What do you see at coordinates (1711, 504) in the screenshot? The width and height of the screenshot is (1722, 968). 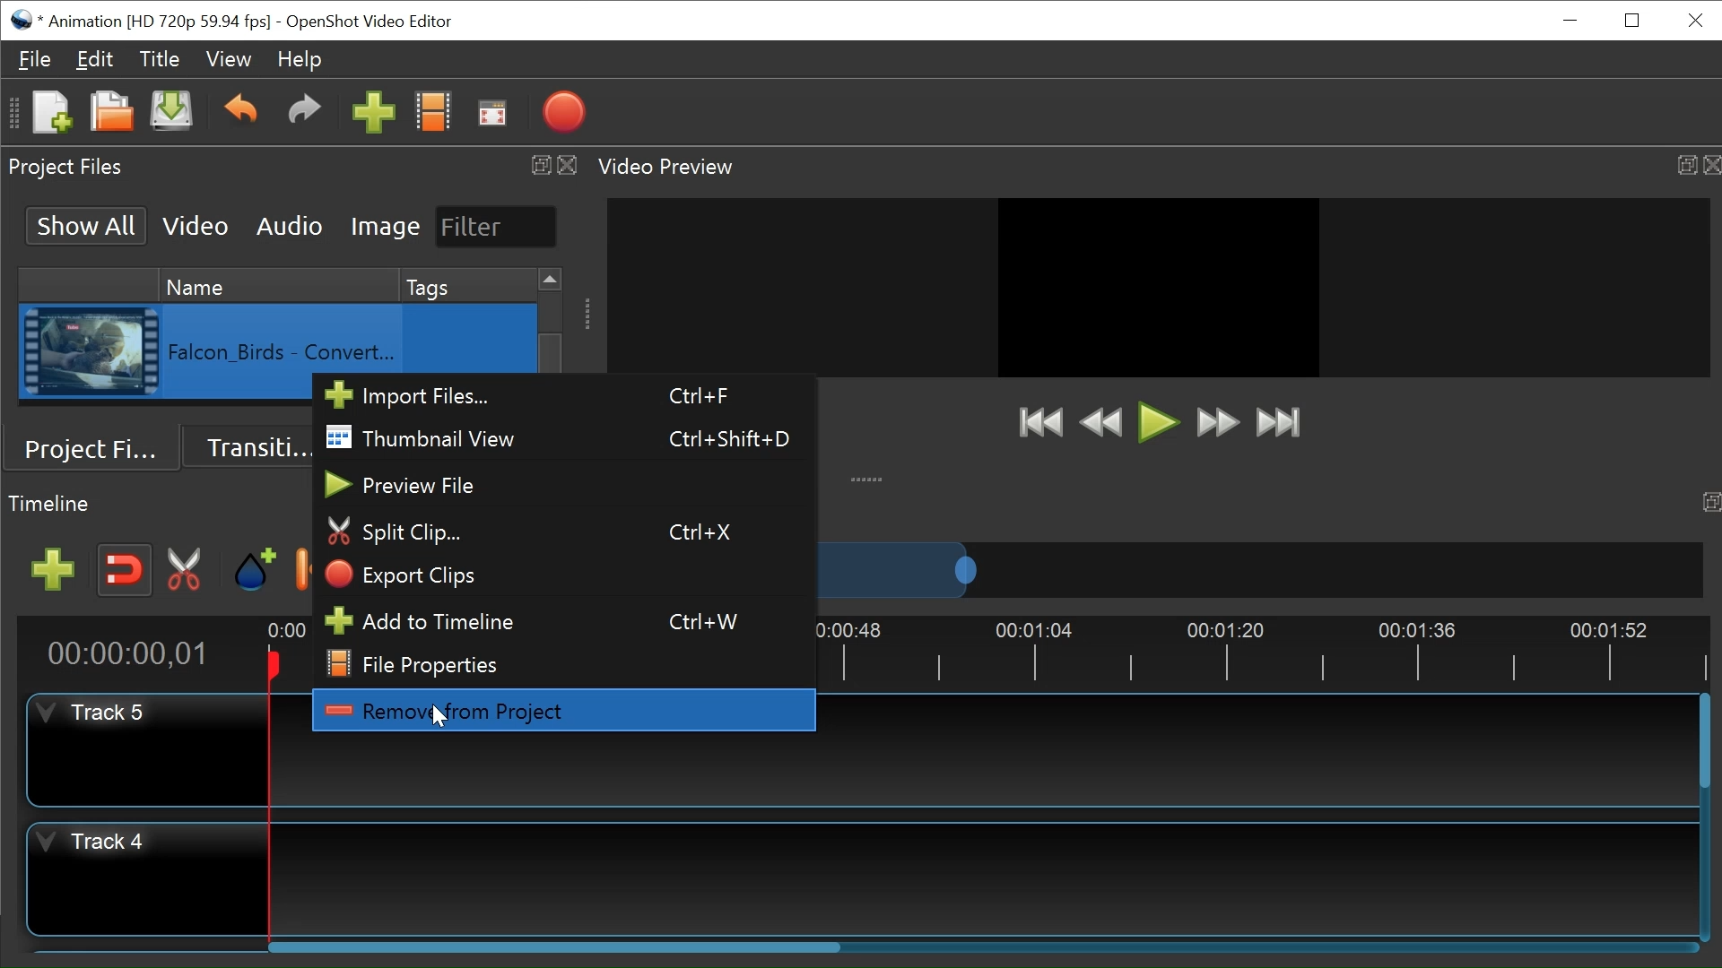 I see `Maximize` at bounding box center [1711, 504].